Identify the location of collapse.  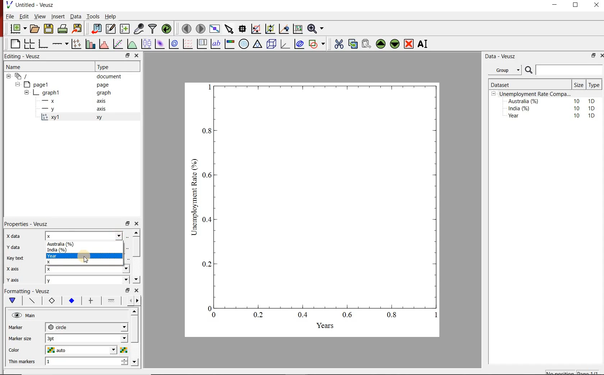
(8, 76).